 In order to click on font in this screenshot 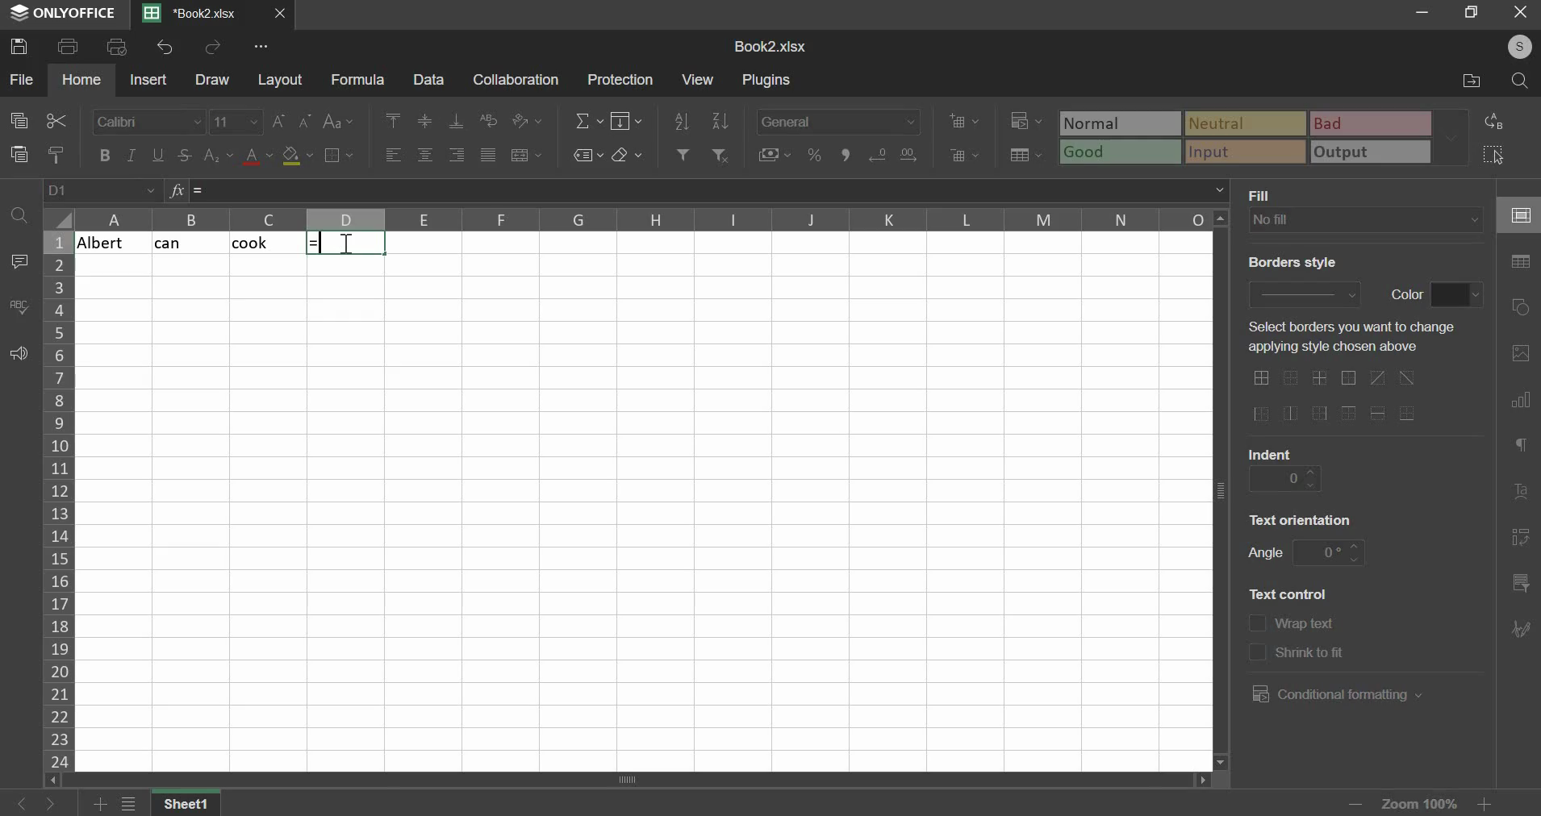, I will do `click(148, 122)`.